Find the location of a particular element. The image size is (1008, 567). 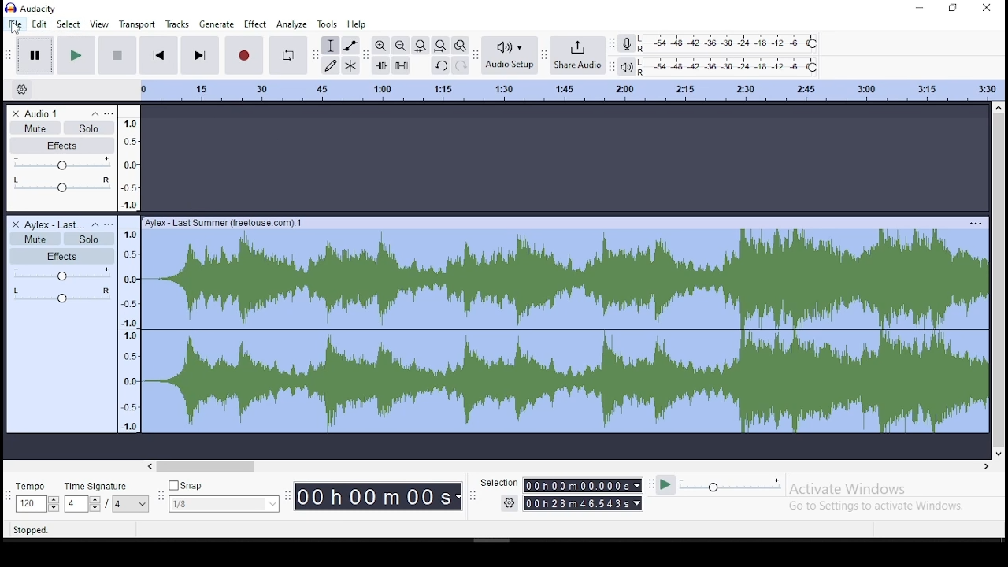

solo is located at coordinates (90, 128).